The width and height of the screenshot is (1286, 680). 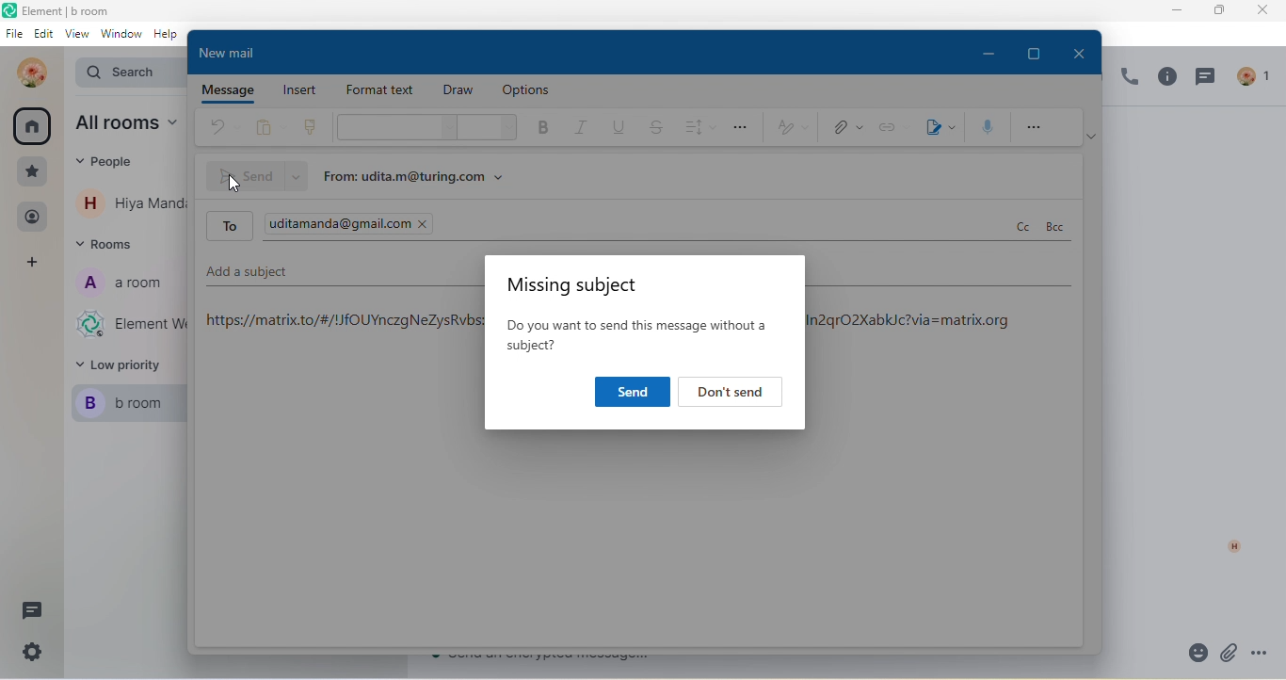 I want to click on maximize, so click(x=1215, y=11).